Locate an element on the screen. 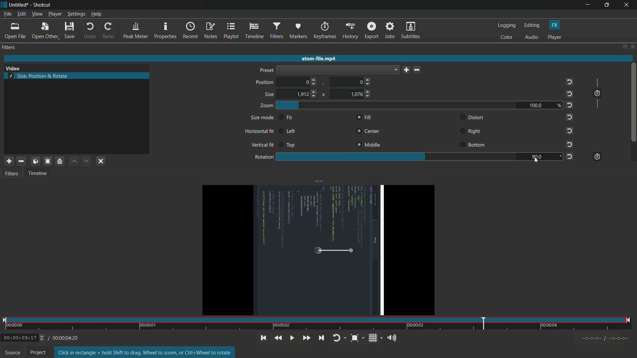 Image resolution: width=637 pixels, height=358 pixels. reset to default is located at coordinates (570, 94).